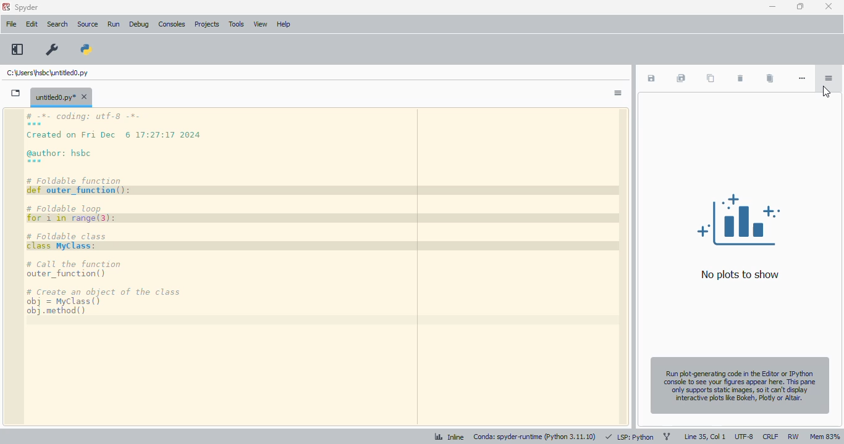 Image resolution: width=844 pixels, height=444 pixels. What do you see at coordinates (57, 24) in the screenshot?
I see `search` at bounding box center [57, 24].